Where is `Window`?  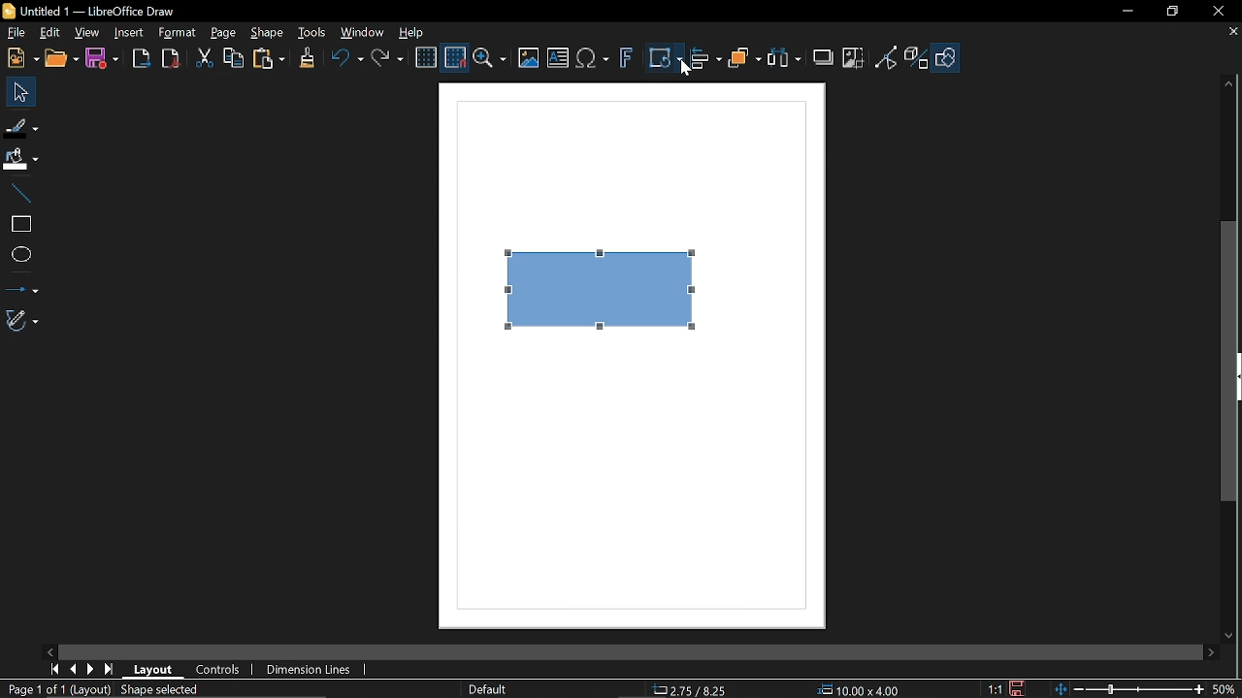
Window is located at coordinates (359, 34).